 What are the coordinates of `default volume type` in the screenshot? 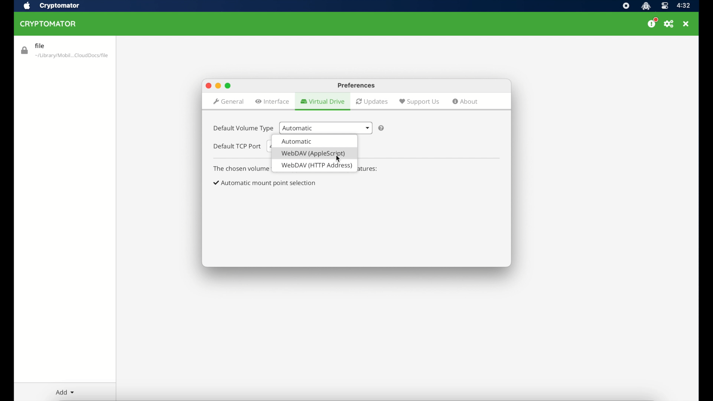 It's located at (242, 128).